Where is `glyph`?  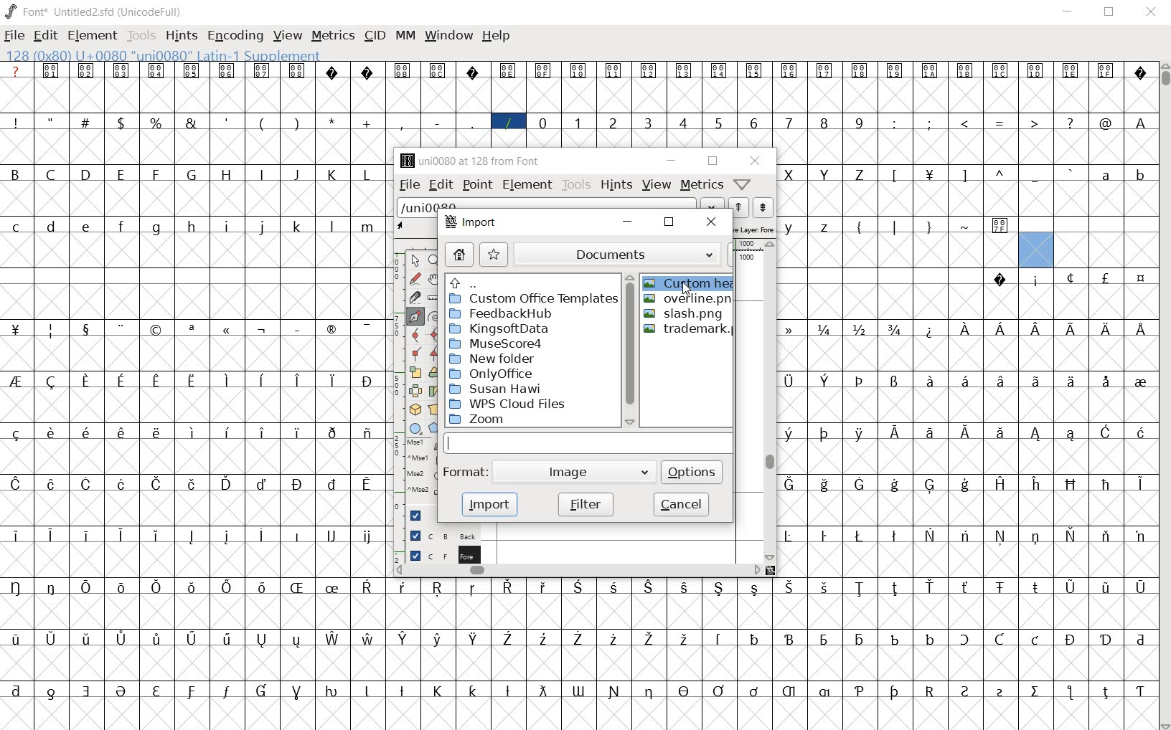
glyph is located at coordinates (895, 640).